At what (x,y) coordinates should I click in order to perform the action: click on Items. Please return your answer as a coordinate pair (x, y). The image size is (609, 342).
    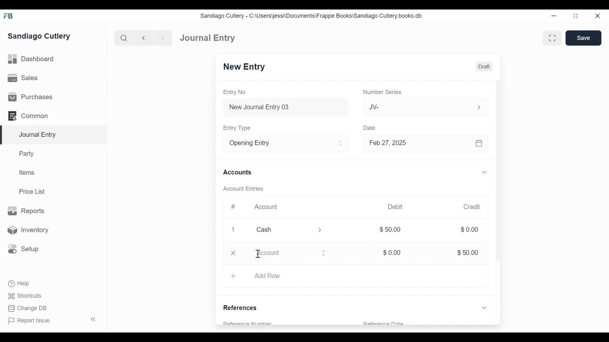
    Looking at the image, I should click on (26, 172).